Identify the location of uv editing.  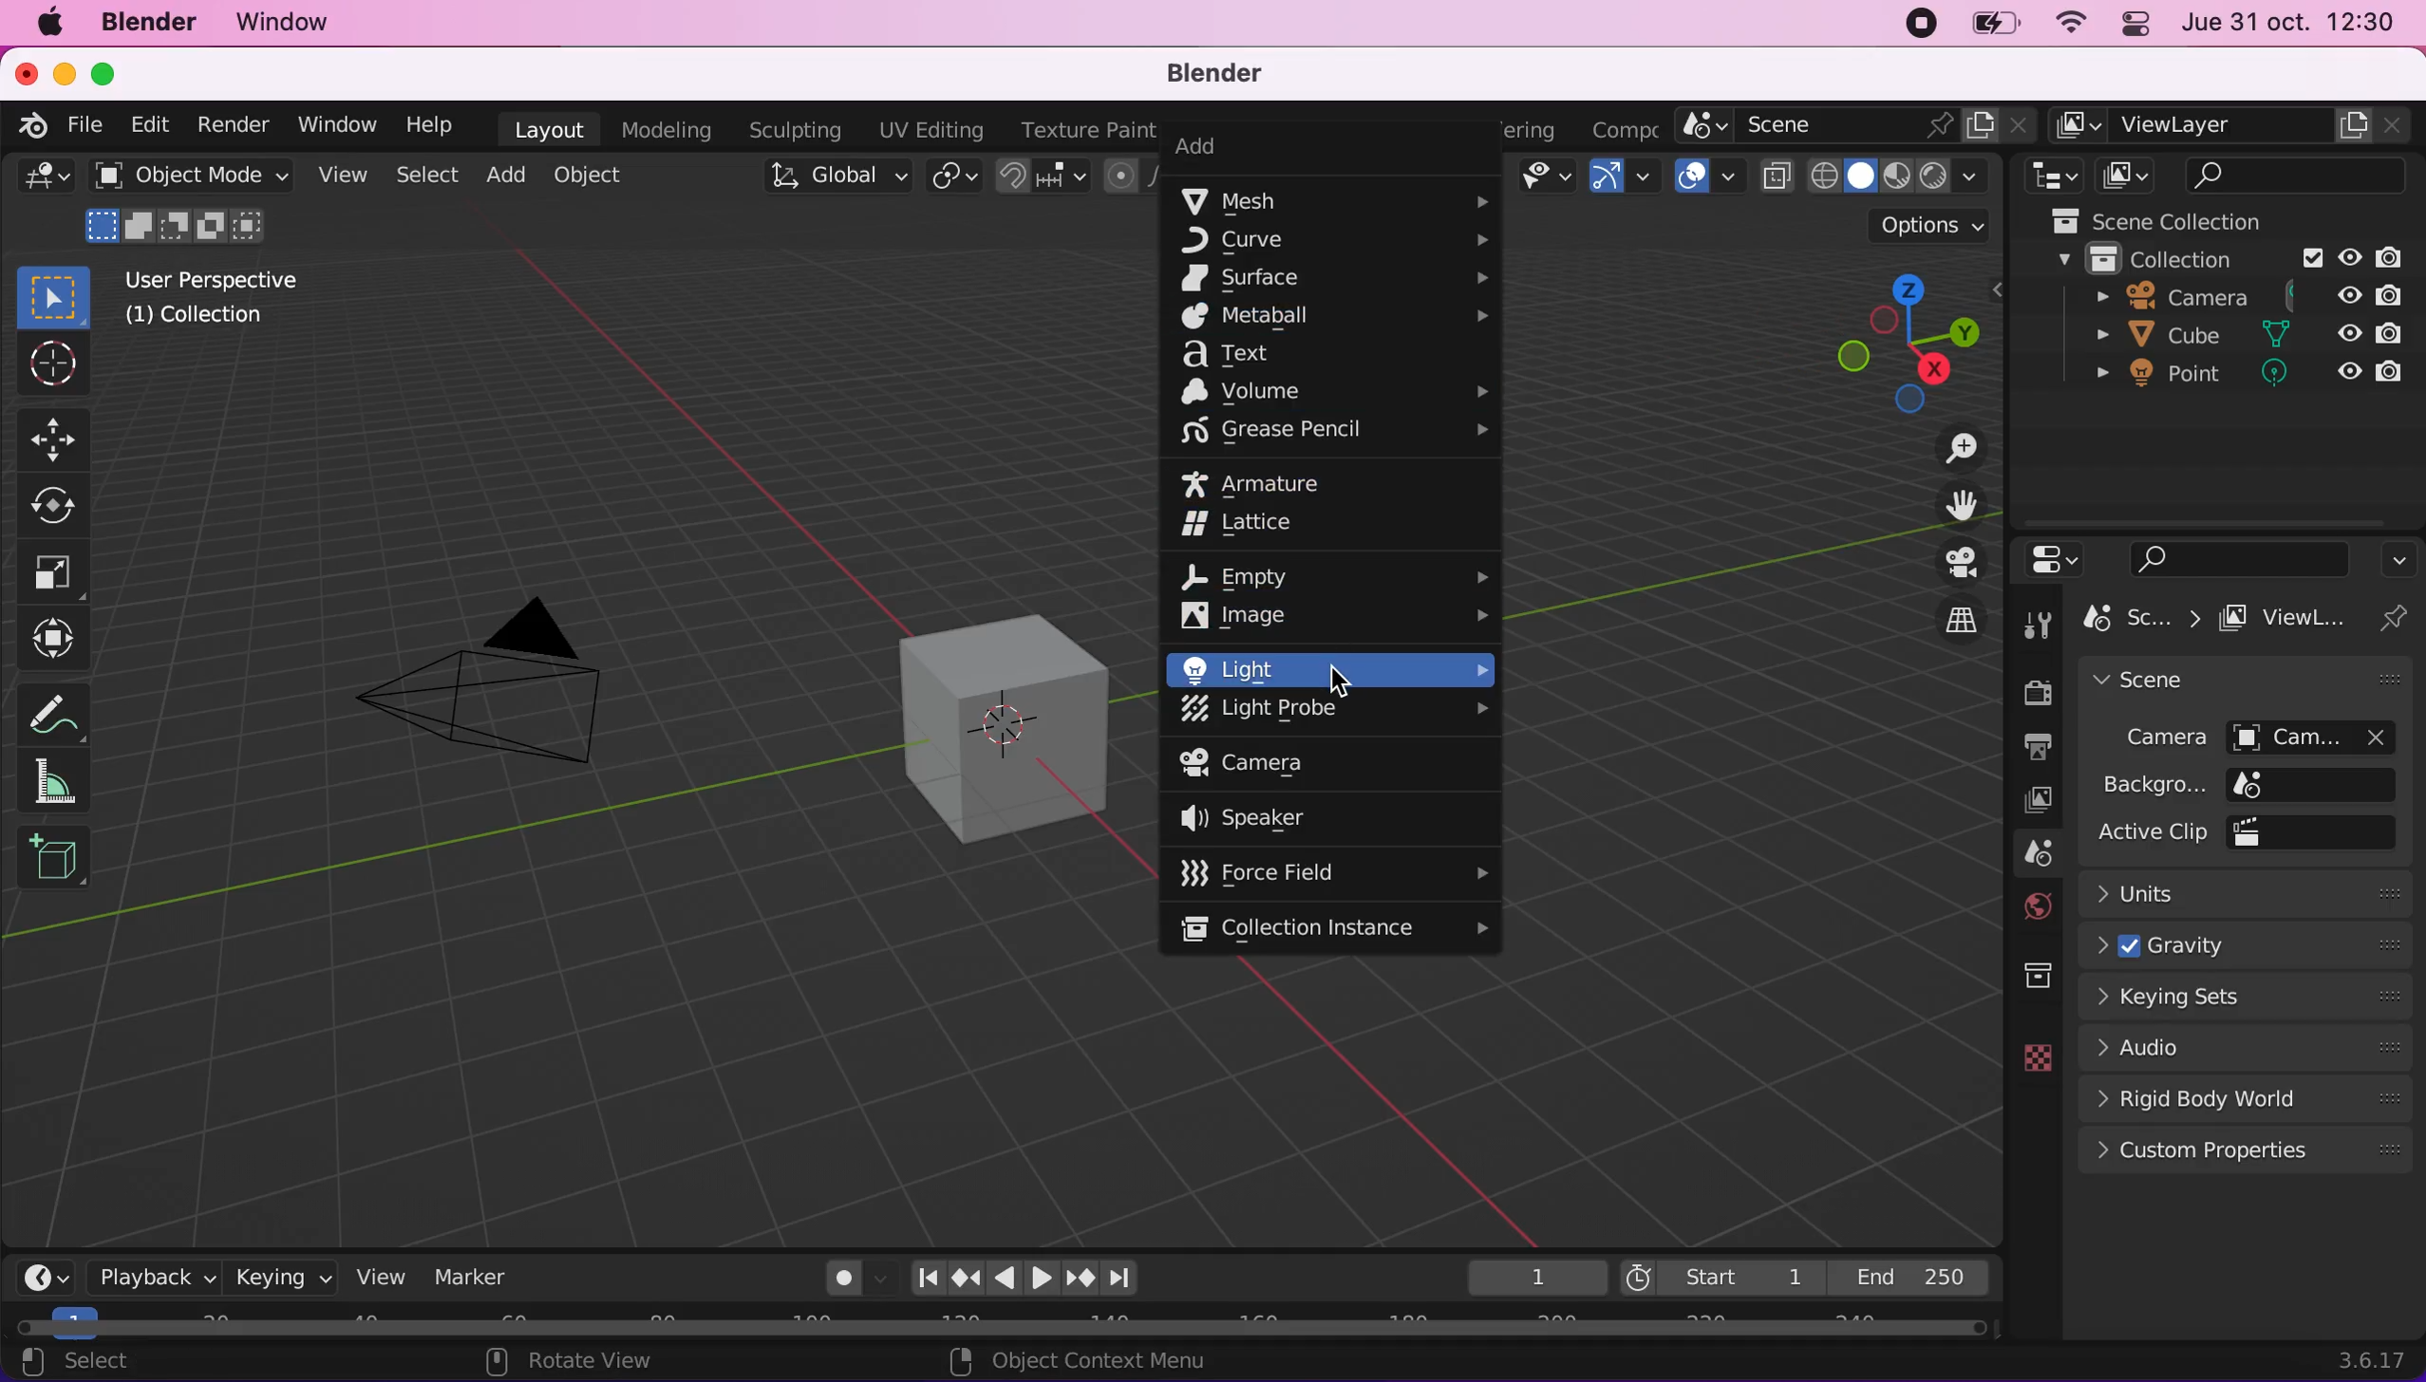
(932, 132).